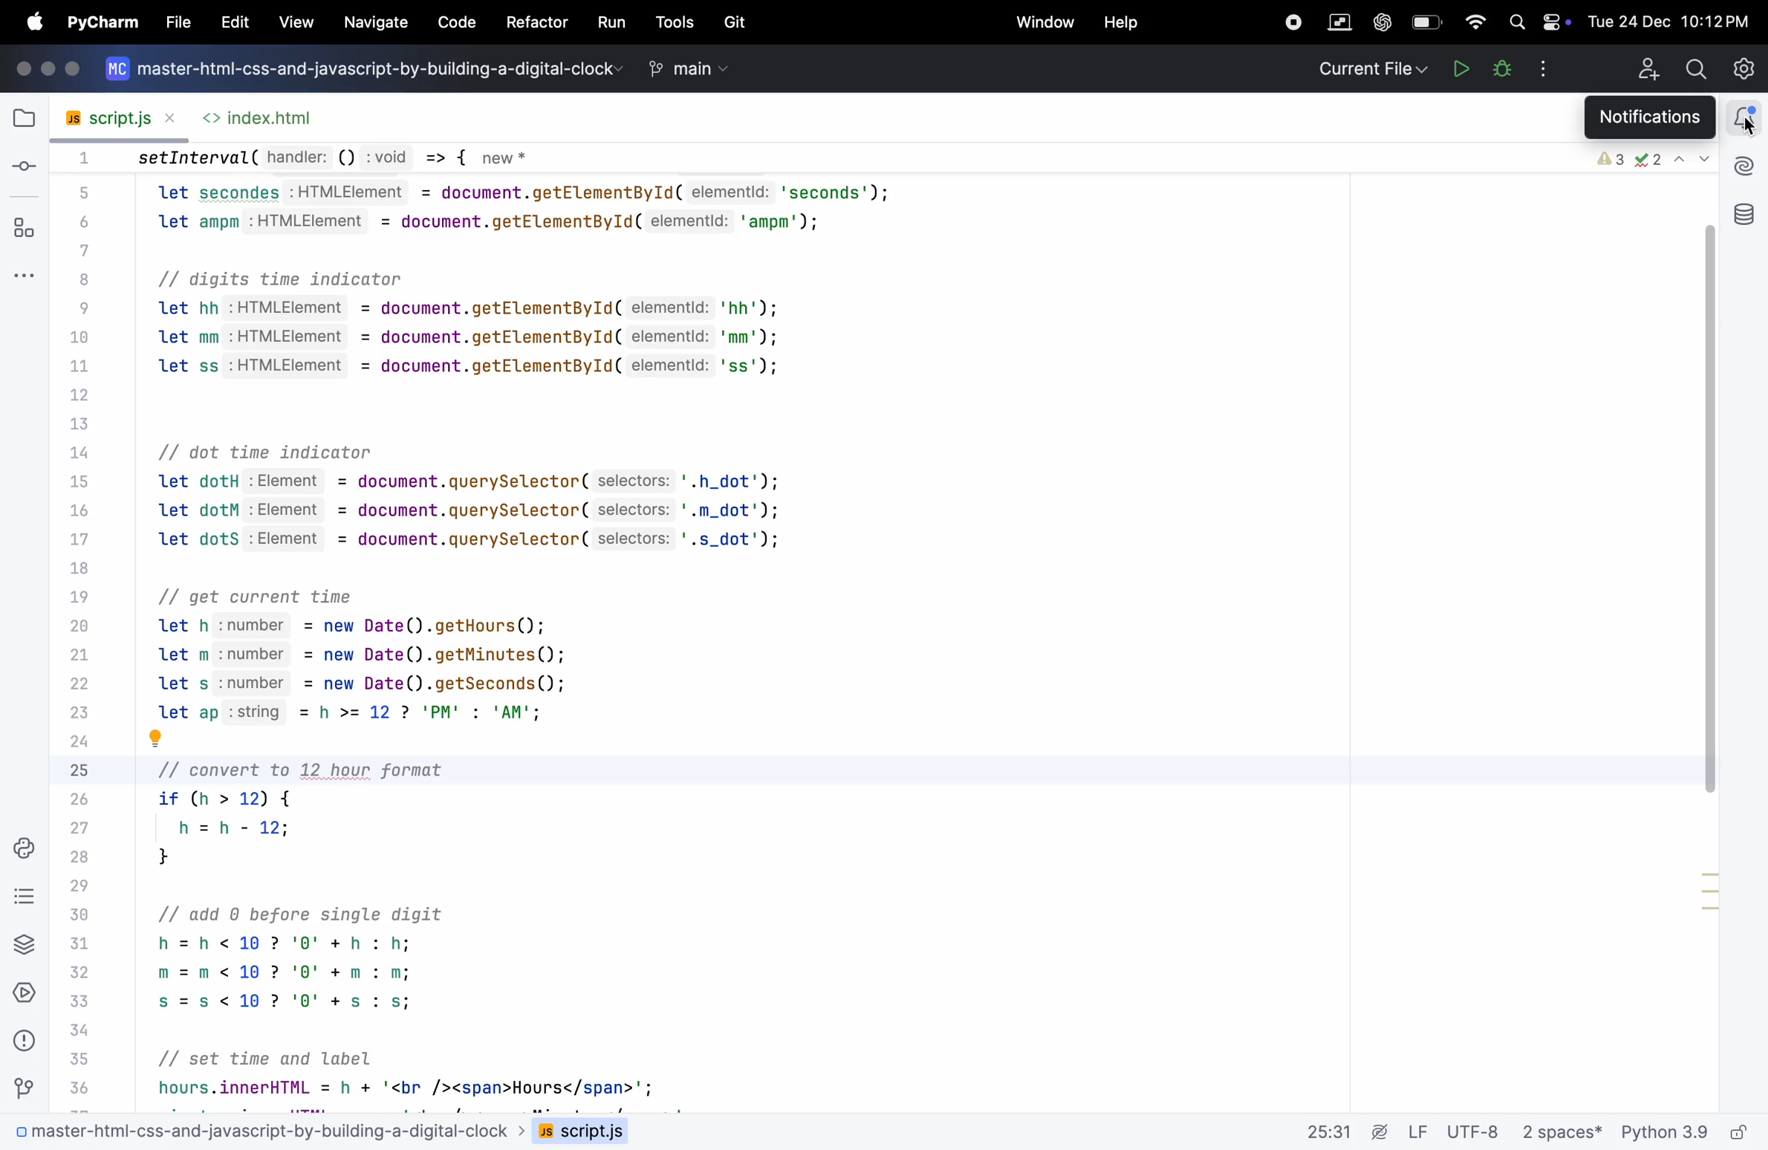 This screenshot has height=1150, width=1768. Describe the element at coordinates (1561, 1131) in the screenshot. I see `2 spaces` at that location.